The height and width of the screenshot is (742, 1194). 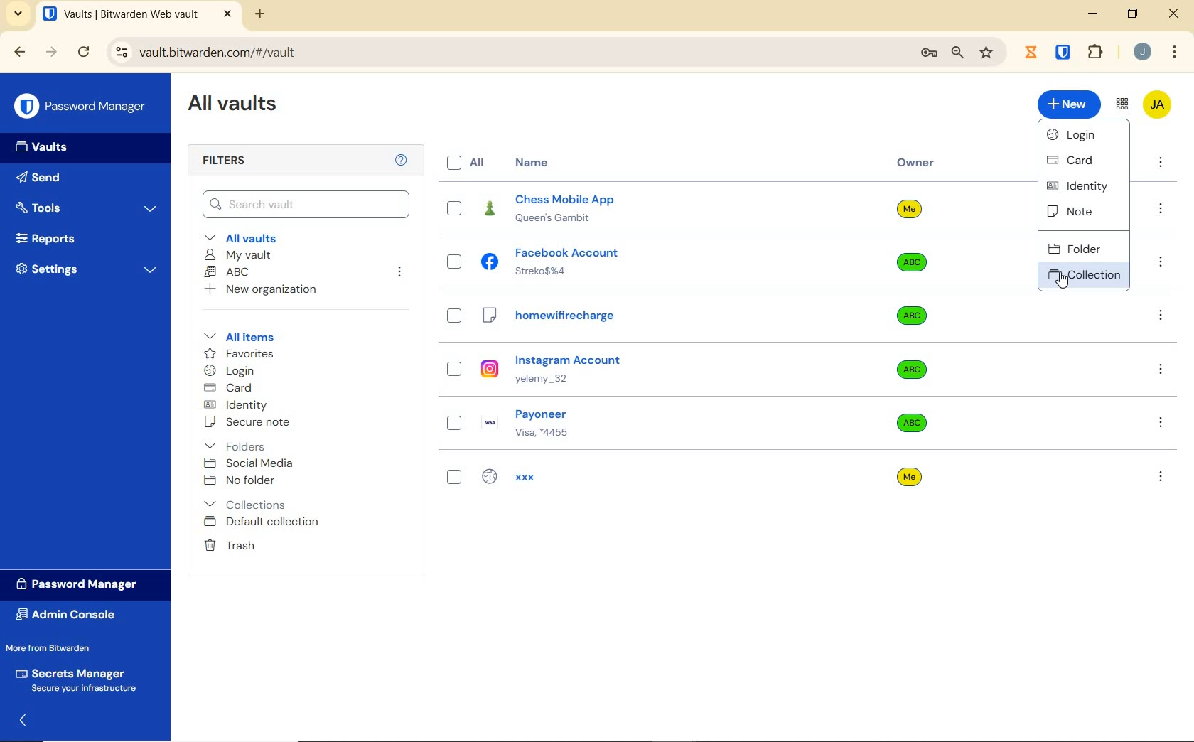 I want to click on folder, so click(x=1080, y=249).